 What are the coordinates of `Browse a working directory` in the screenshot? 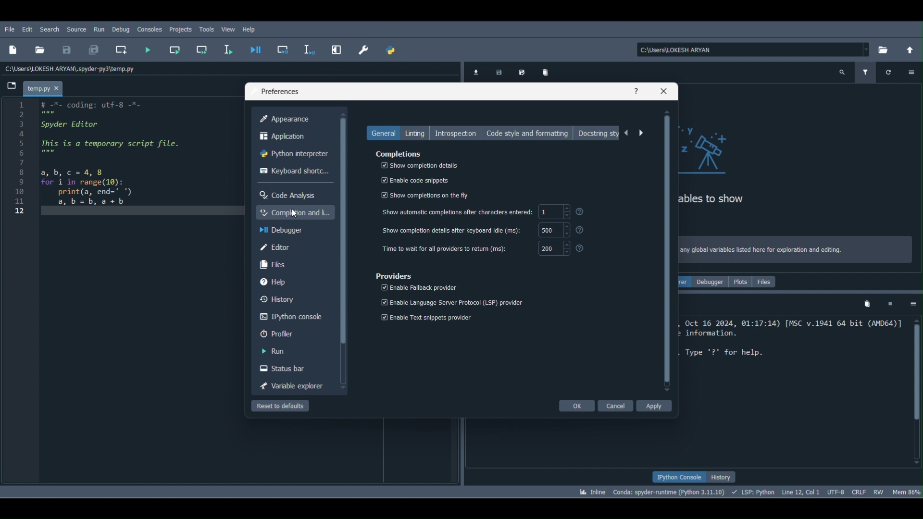 It's located at (883, 49).